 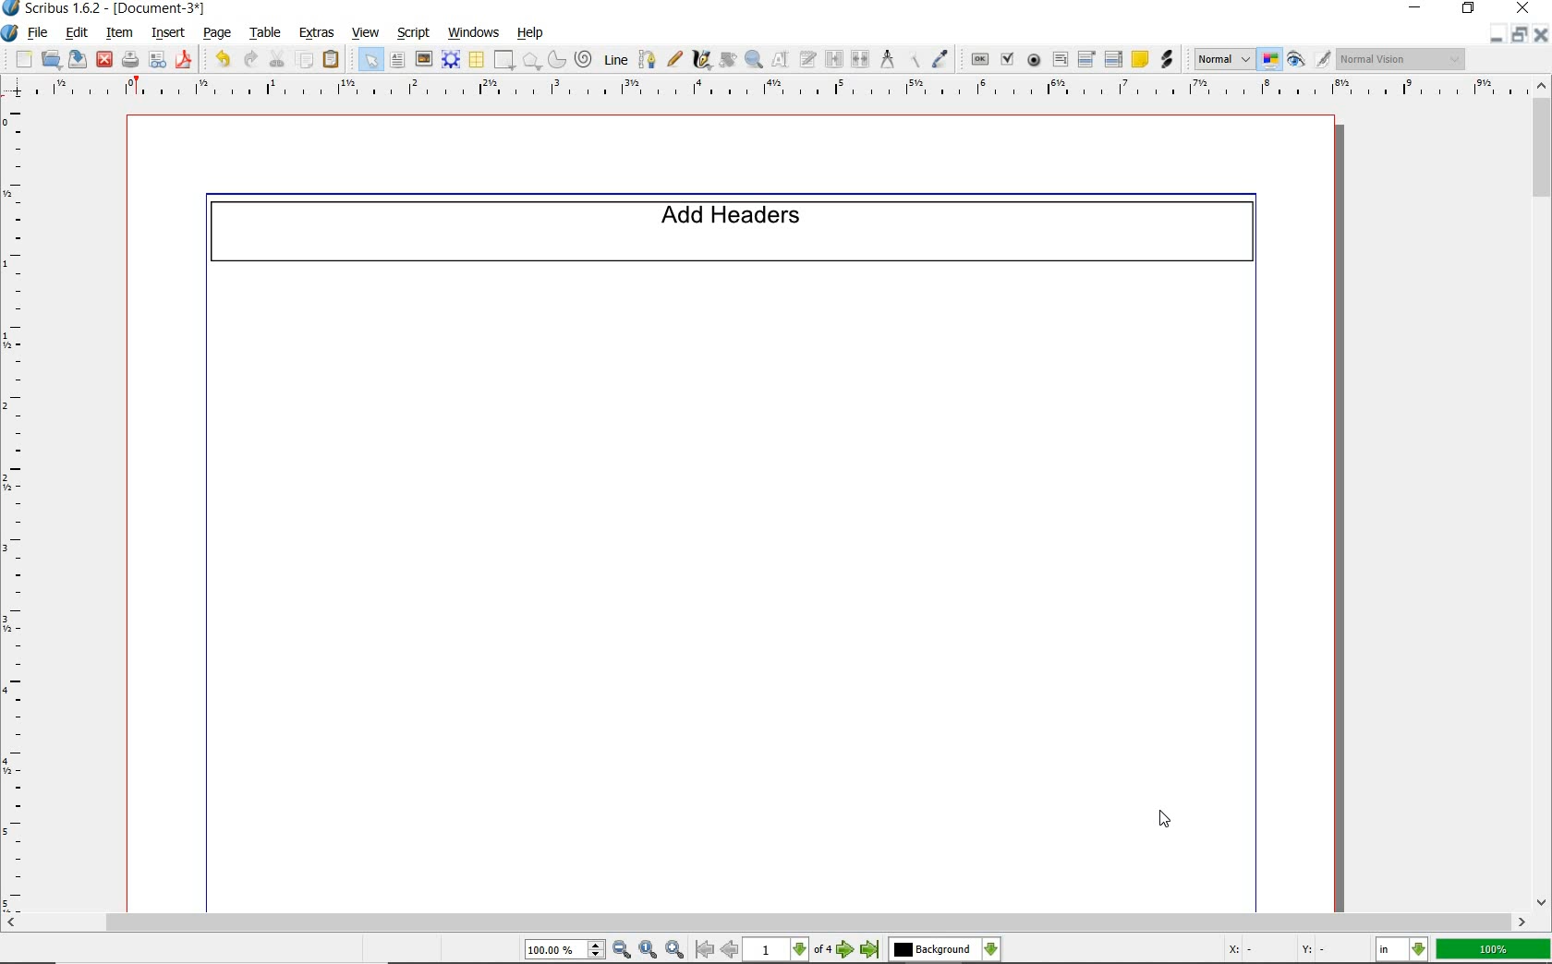 What do you see at coordinates (104, 9) in the screenshot?
I see `Scribus 1.6.2 - [Document-3*]` at bounding box center [104, 9].